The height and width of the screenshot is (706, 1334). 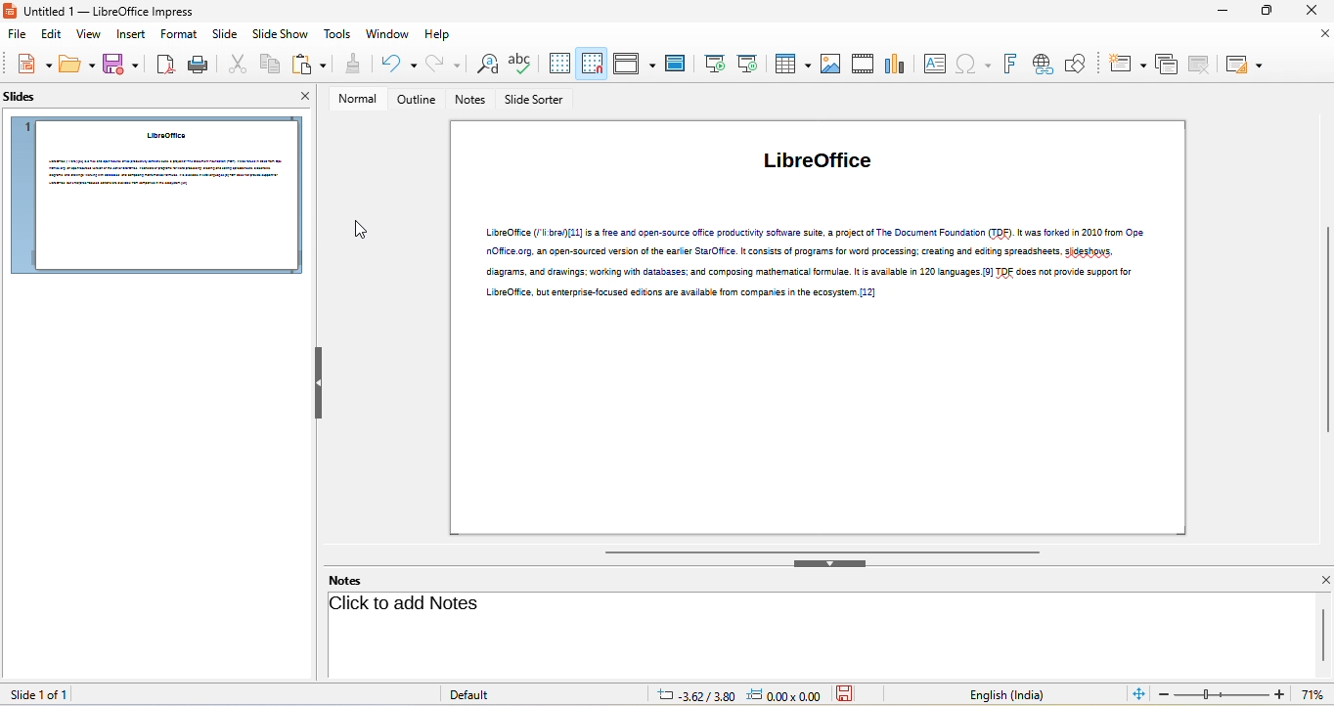 I want to click on edit zoom, so click(x=1222, y=695).